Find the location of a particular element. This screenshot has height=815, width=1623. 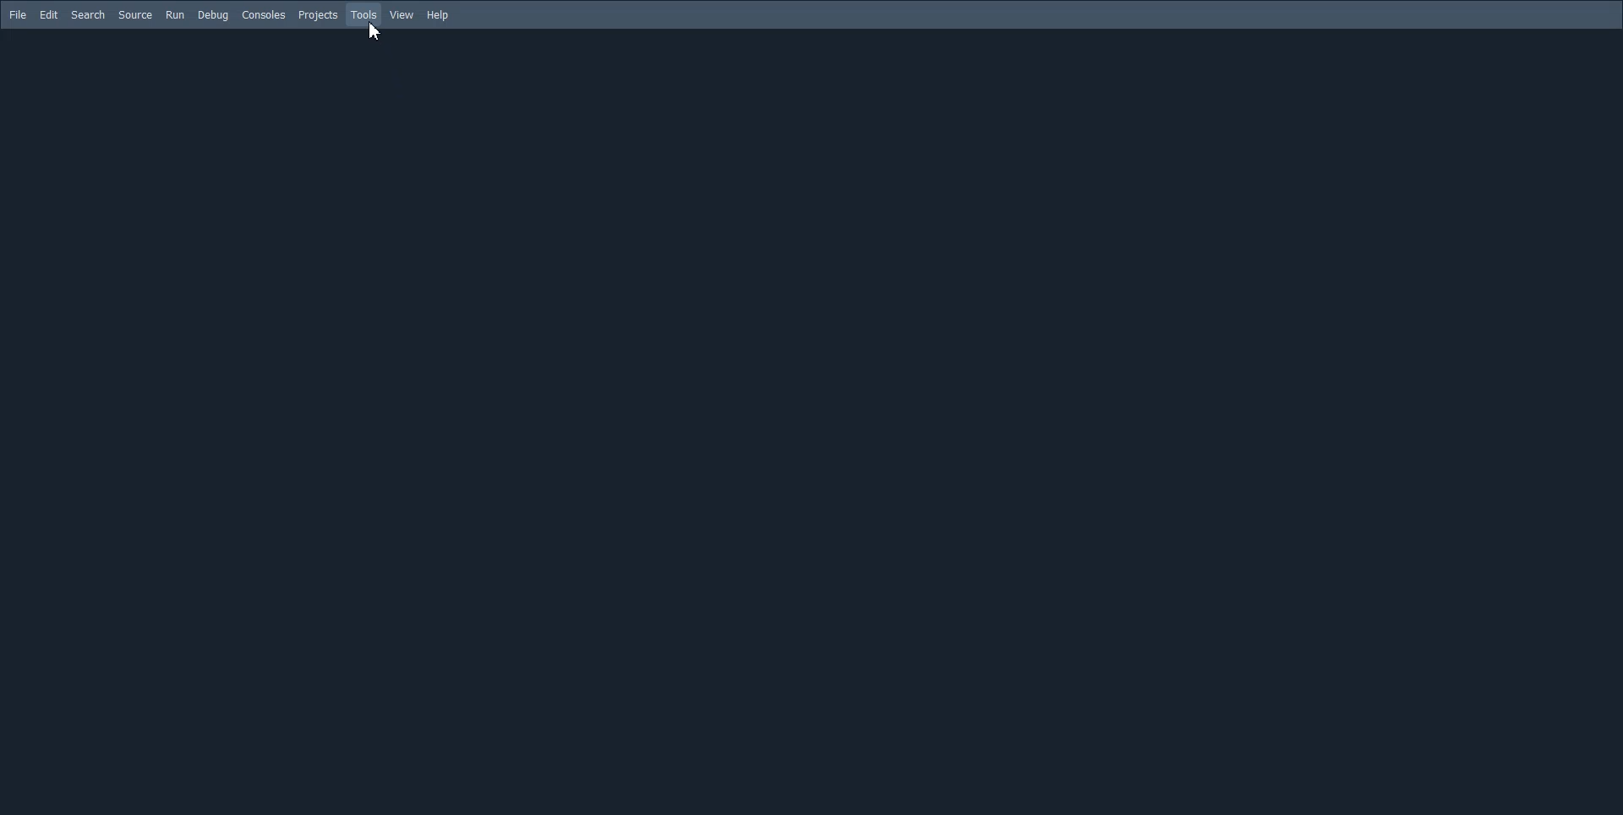

Consoles is located at coordinates (264, 16).